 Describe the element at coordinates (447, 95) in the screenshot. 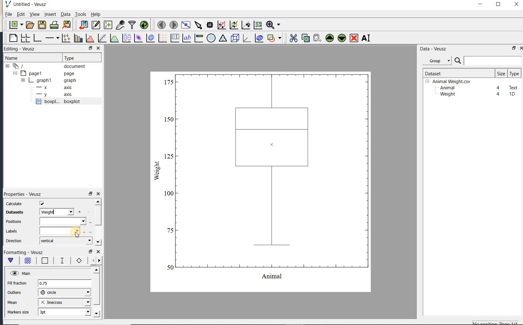

I see `Weight` at that location.